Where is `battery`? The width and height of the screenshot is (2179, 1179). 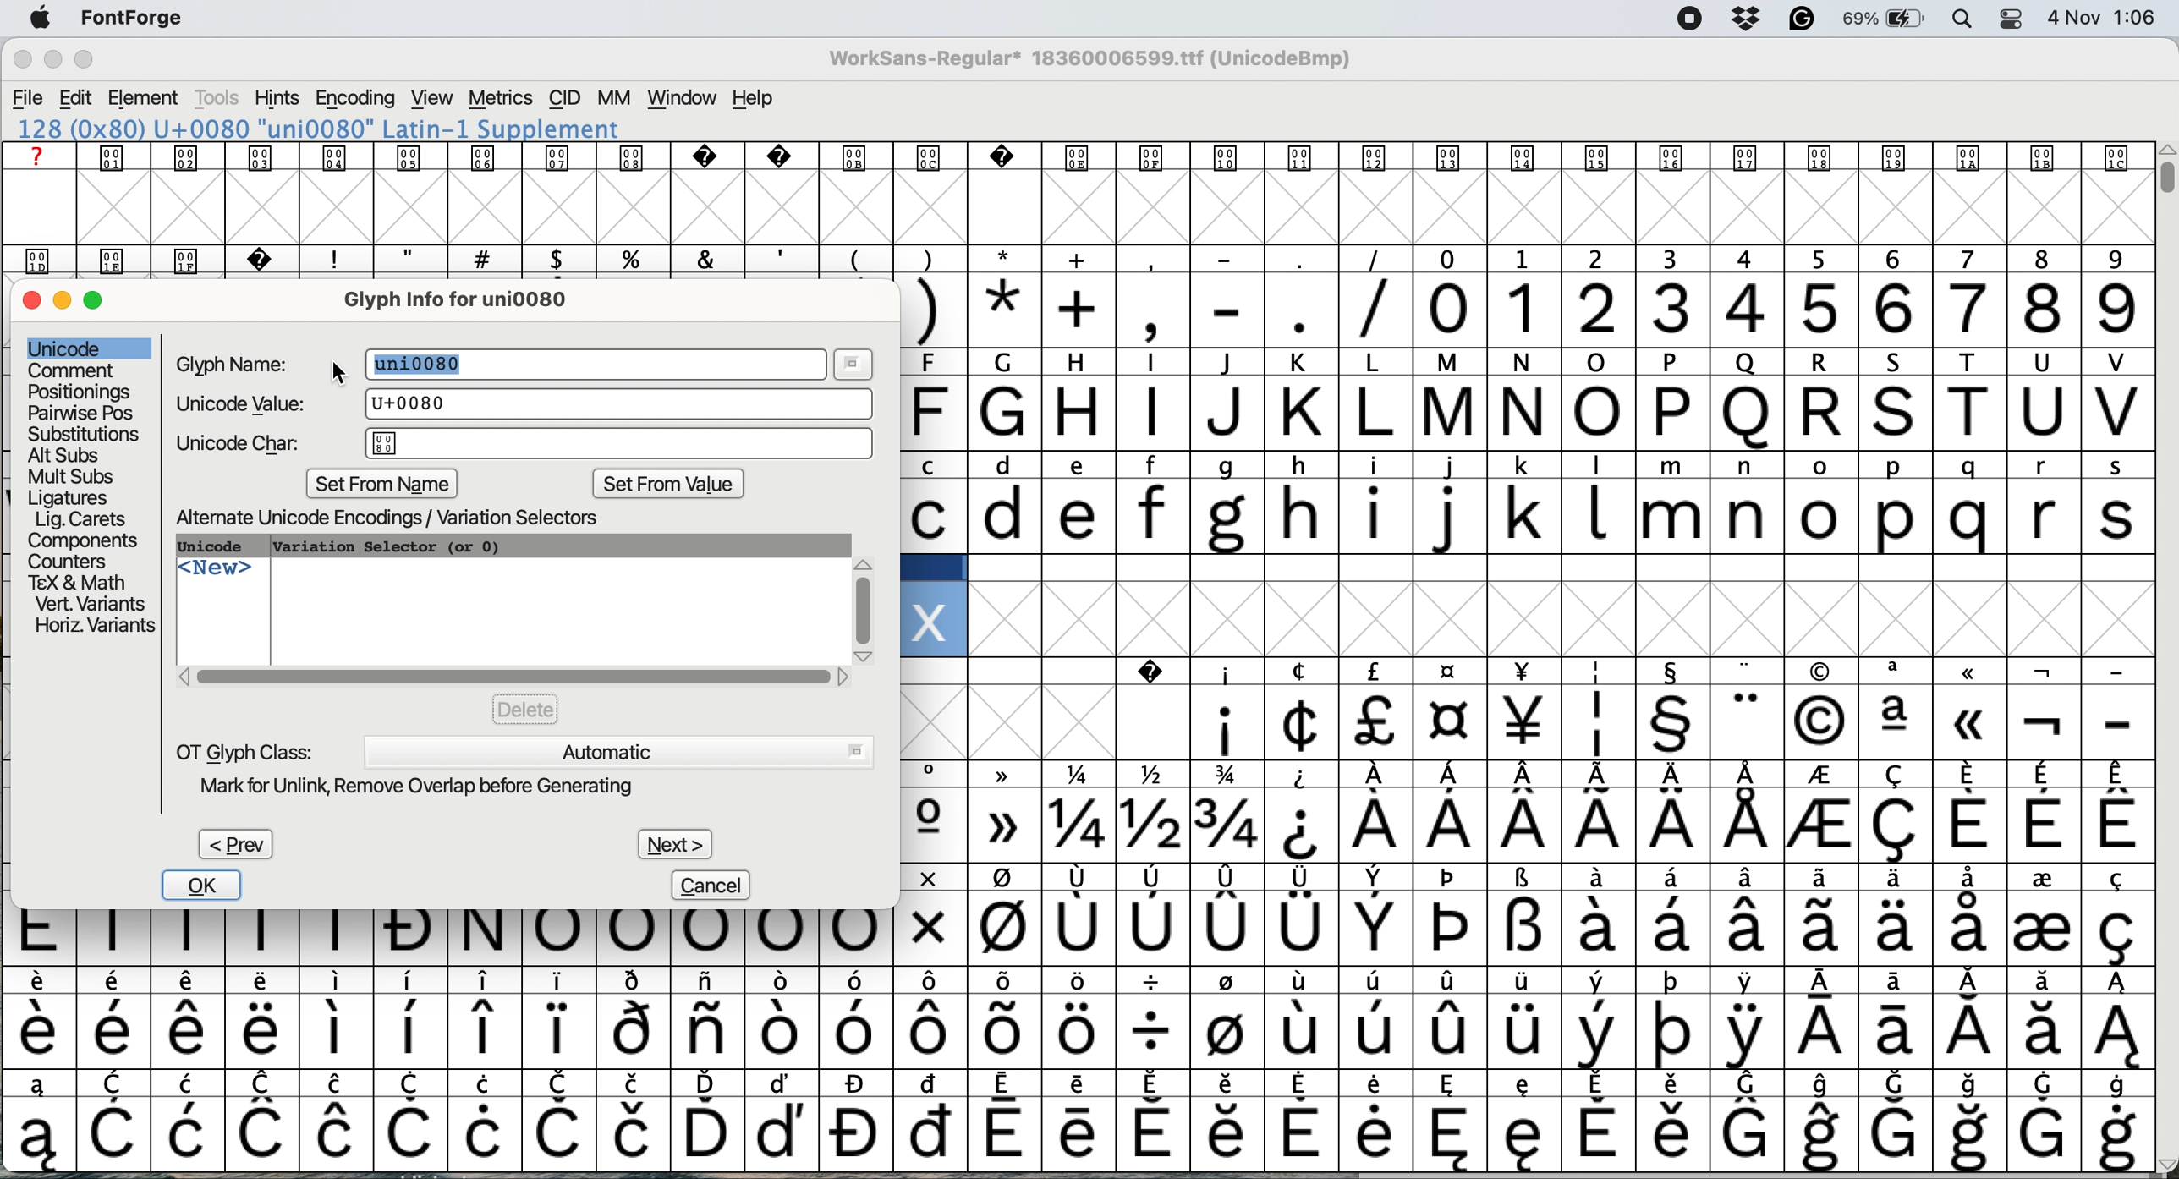 battery is located at coordinates (1884, 19).